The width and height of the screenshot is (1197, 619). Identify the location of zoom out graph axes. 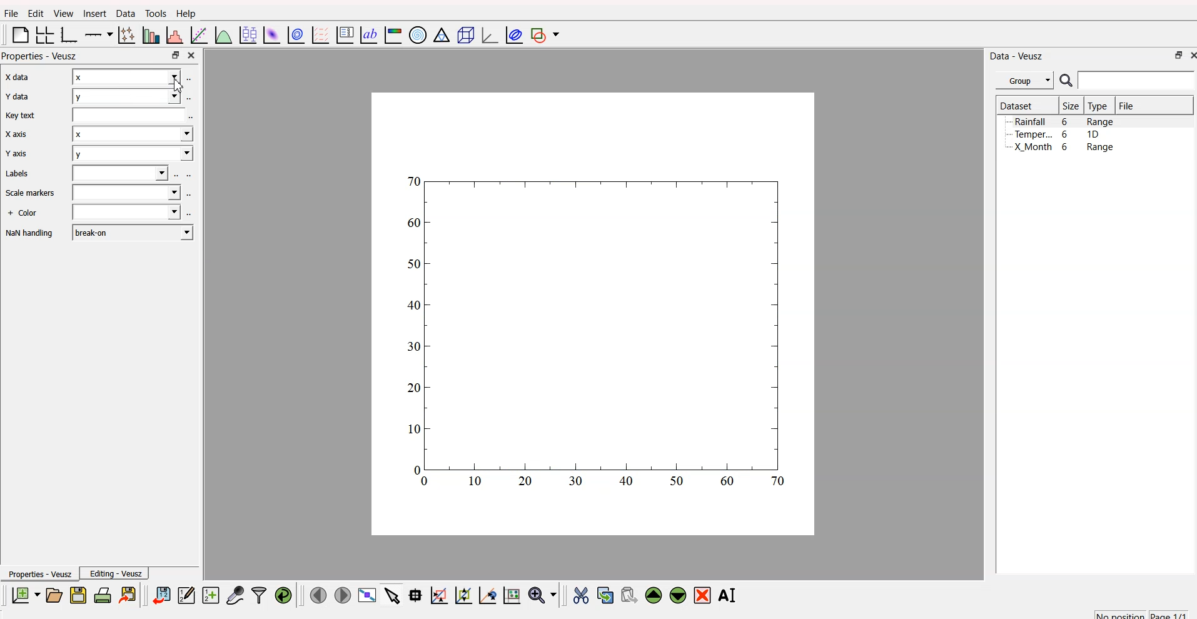
(487, 595).